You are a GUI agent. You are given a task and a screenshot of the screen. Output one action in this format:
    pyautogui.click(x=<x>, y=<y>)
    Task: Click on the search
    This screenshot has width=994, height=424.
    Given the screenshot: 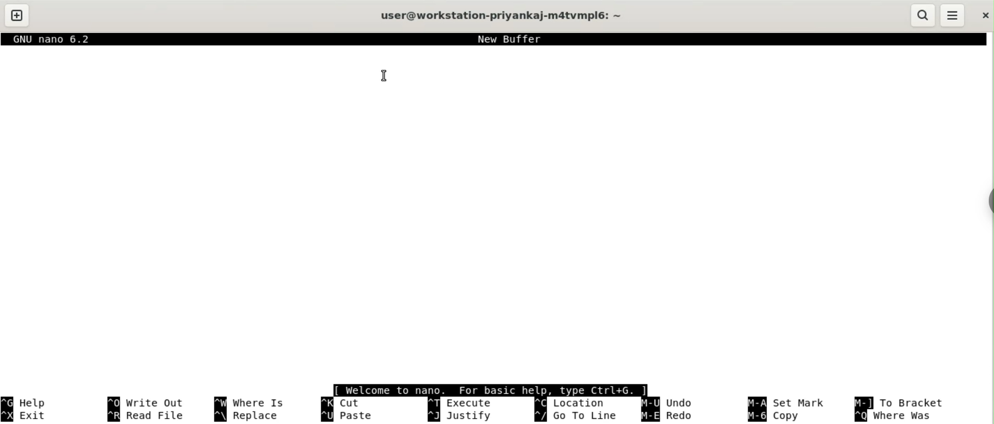 What is the action you would take?
    pyautogui.click(x=923, y=15)
    